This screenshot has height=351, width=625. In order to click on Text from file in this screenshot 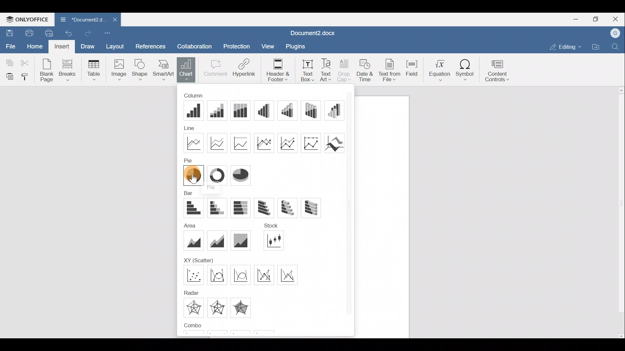, I will do `click(390, 69)`.